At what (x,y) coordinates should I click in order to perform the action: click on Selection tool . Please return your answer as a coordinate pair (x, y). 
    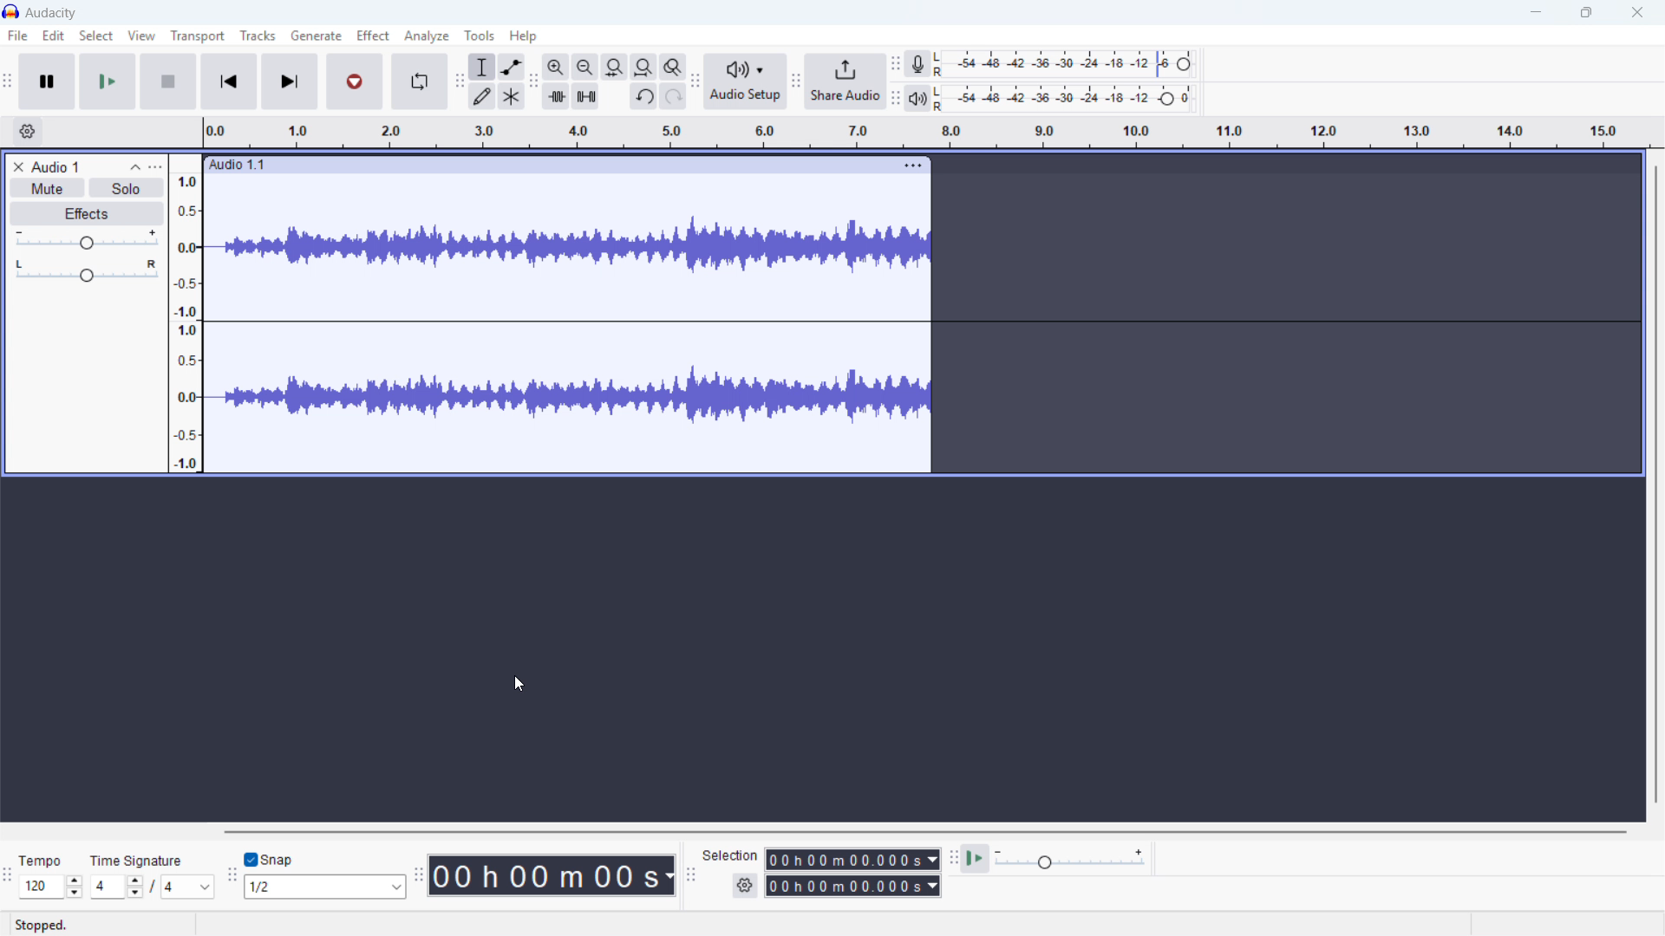
    Looking at the image, I should click on (481, 66).